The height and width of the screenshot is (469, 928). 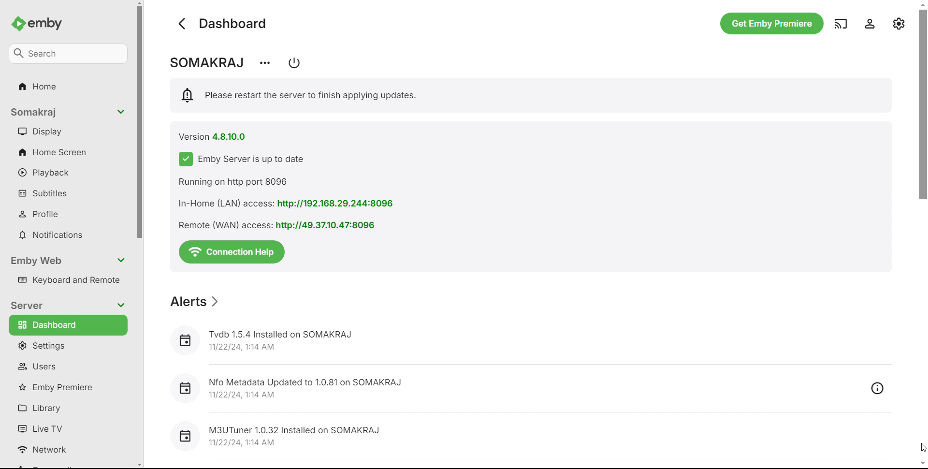 I want to click on dashboard, so click(x=68, y=325).